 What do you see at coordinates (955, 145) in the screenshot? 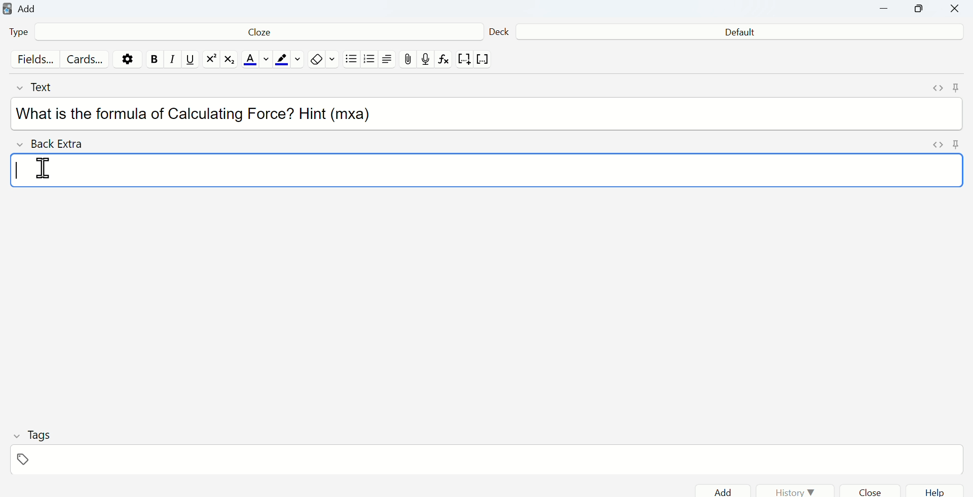
I see `Pim` at bounding box center [955, 145].